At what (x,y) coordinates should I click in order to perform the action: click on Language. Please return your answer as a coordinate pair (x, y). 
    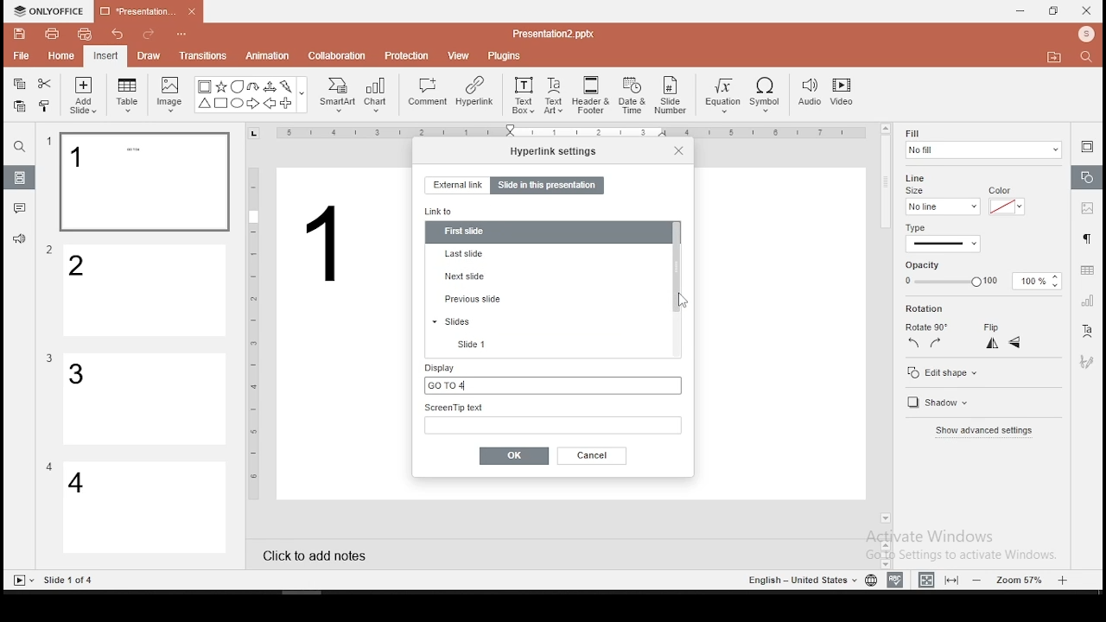
    Looking at the image, I should click on (799, 581).